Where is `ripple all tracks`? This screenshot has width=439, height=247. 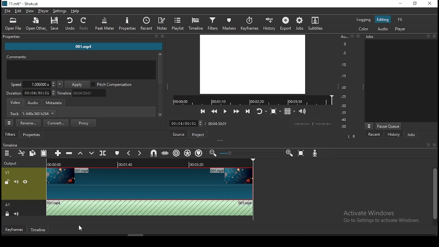
ripple all tracks is located at coordinates (188, 153).